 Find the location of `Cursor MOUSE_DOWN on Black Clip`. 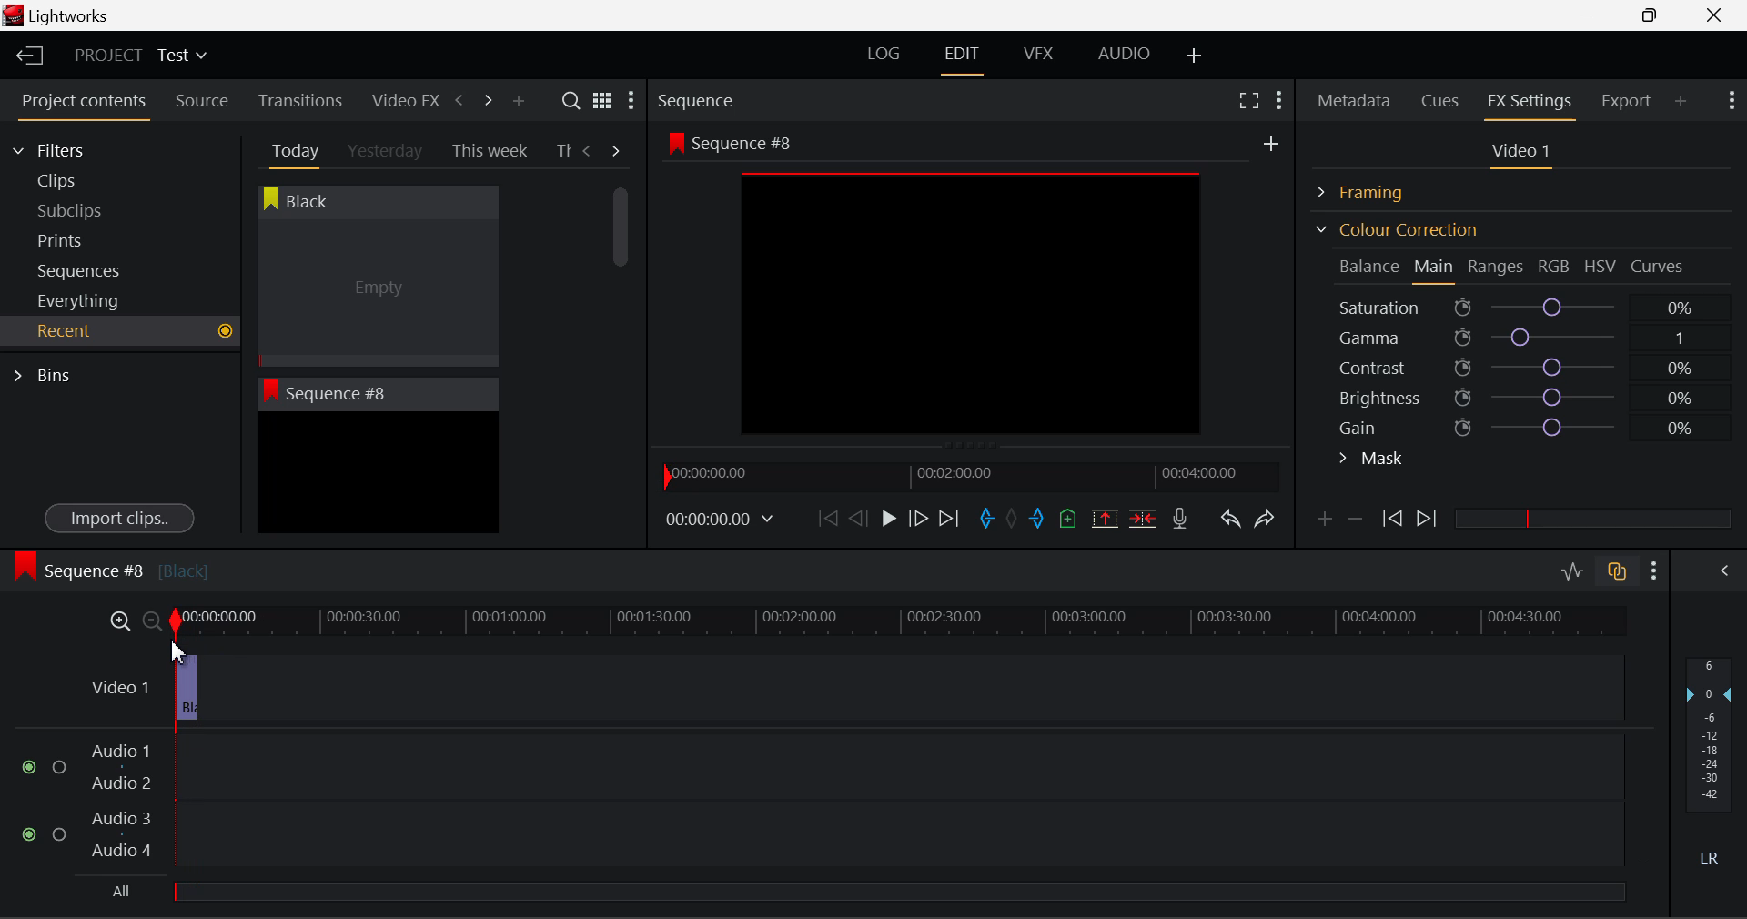

Cursor MOUSE_DOWN on Black Clip is located at coordinates (376, 293).